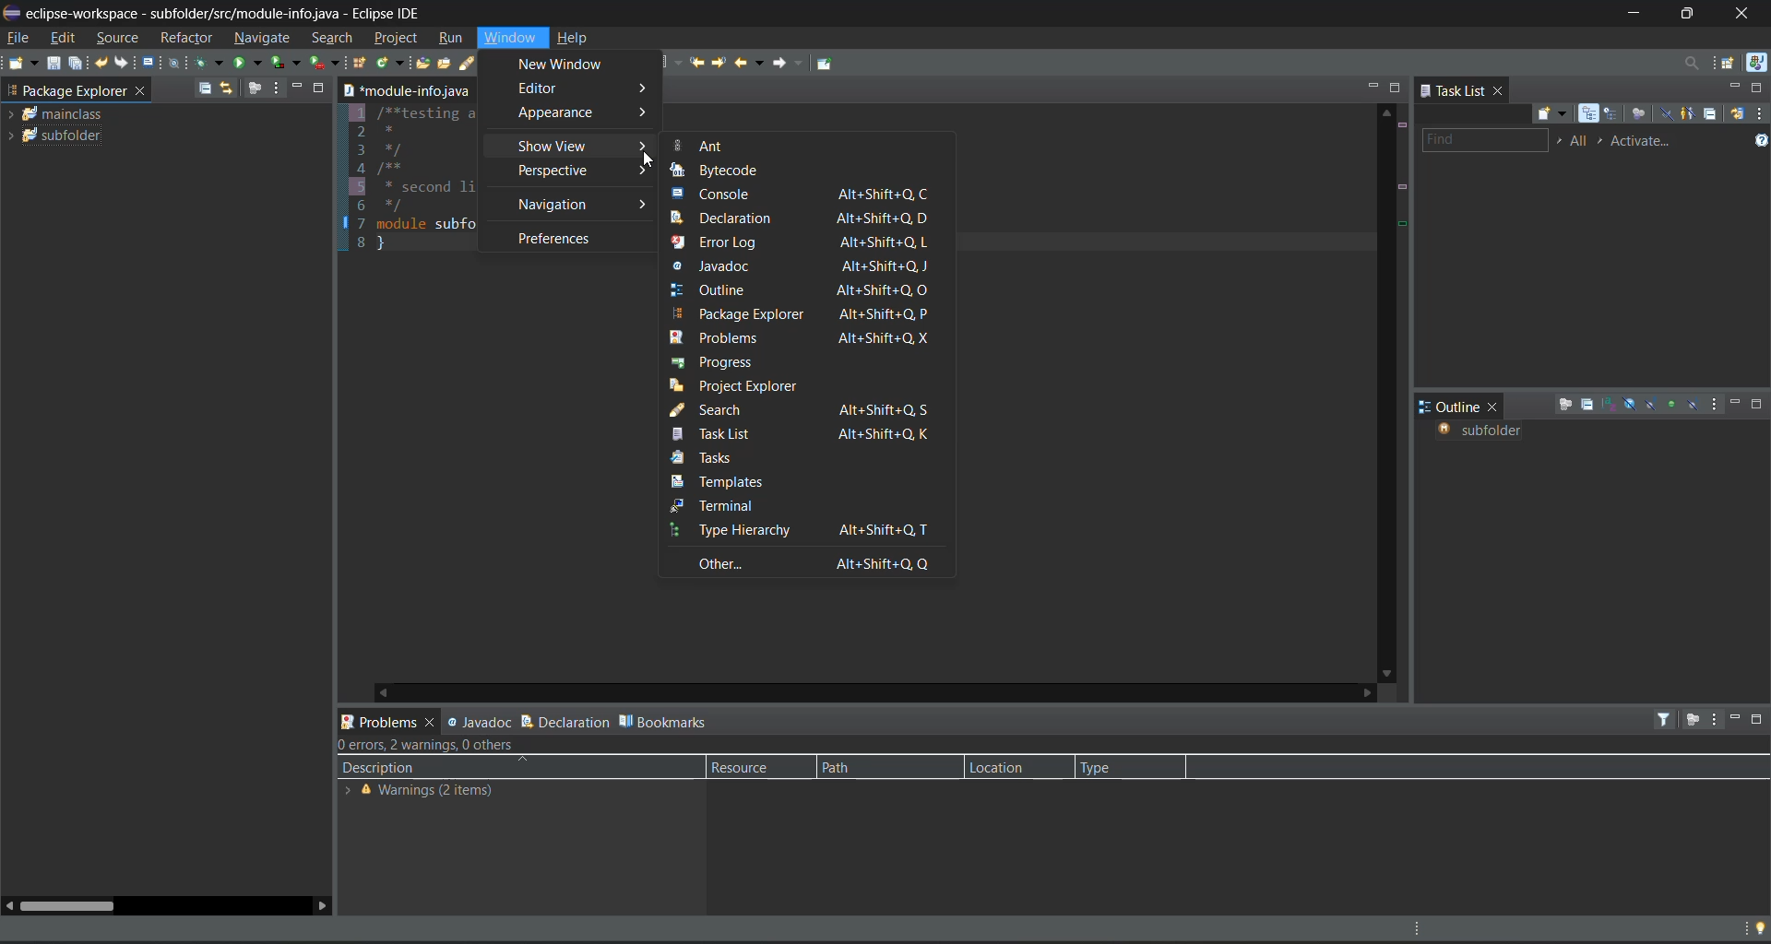  Describe the element at coordinates (1739, 114) in the screenshot. I see `synchronize changed` at that location.